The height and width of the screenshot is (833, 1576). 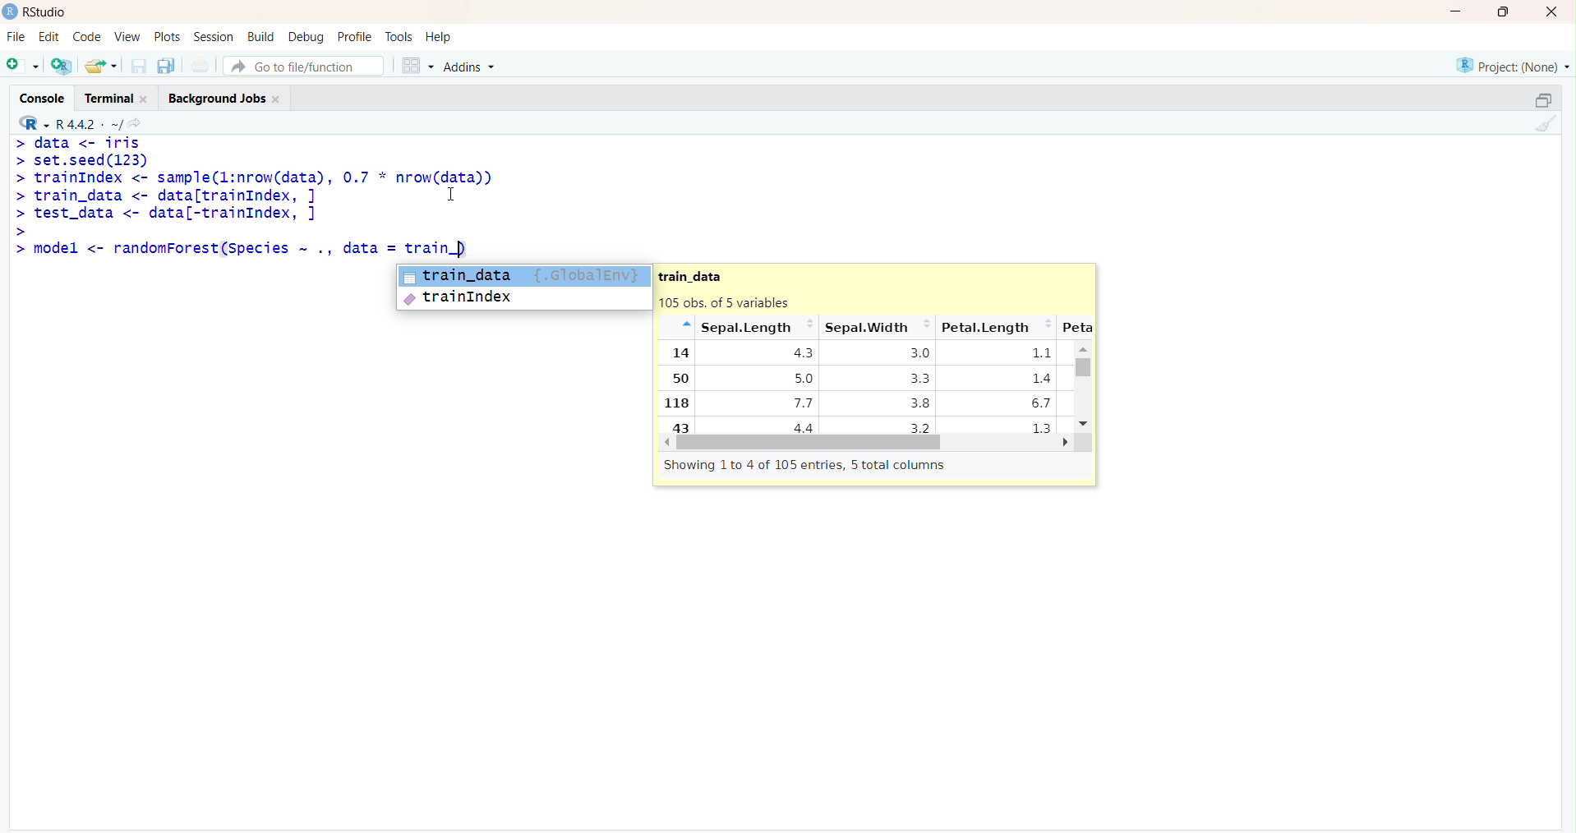 I want to click on Background Jobs, so click(x=224, y=97).